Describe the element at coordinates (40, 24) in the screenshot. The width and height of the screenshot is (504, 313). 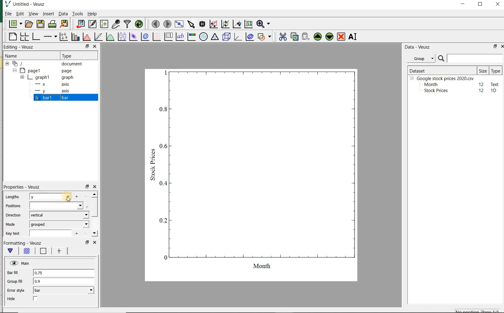
I see `save the document` at that location.